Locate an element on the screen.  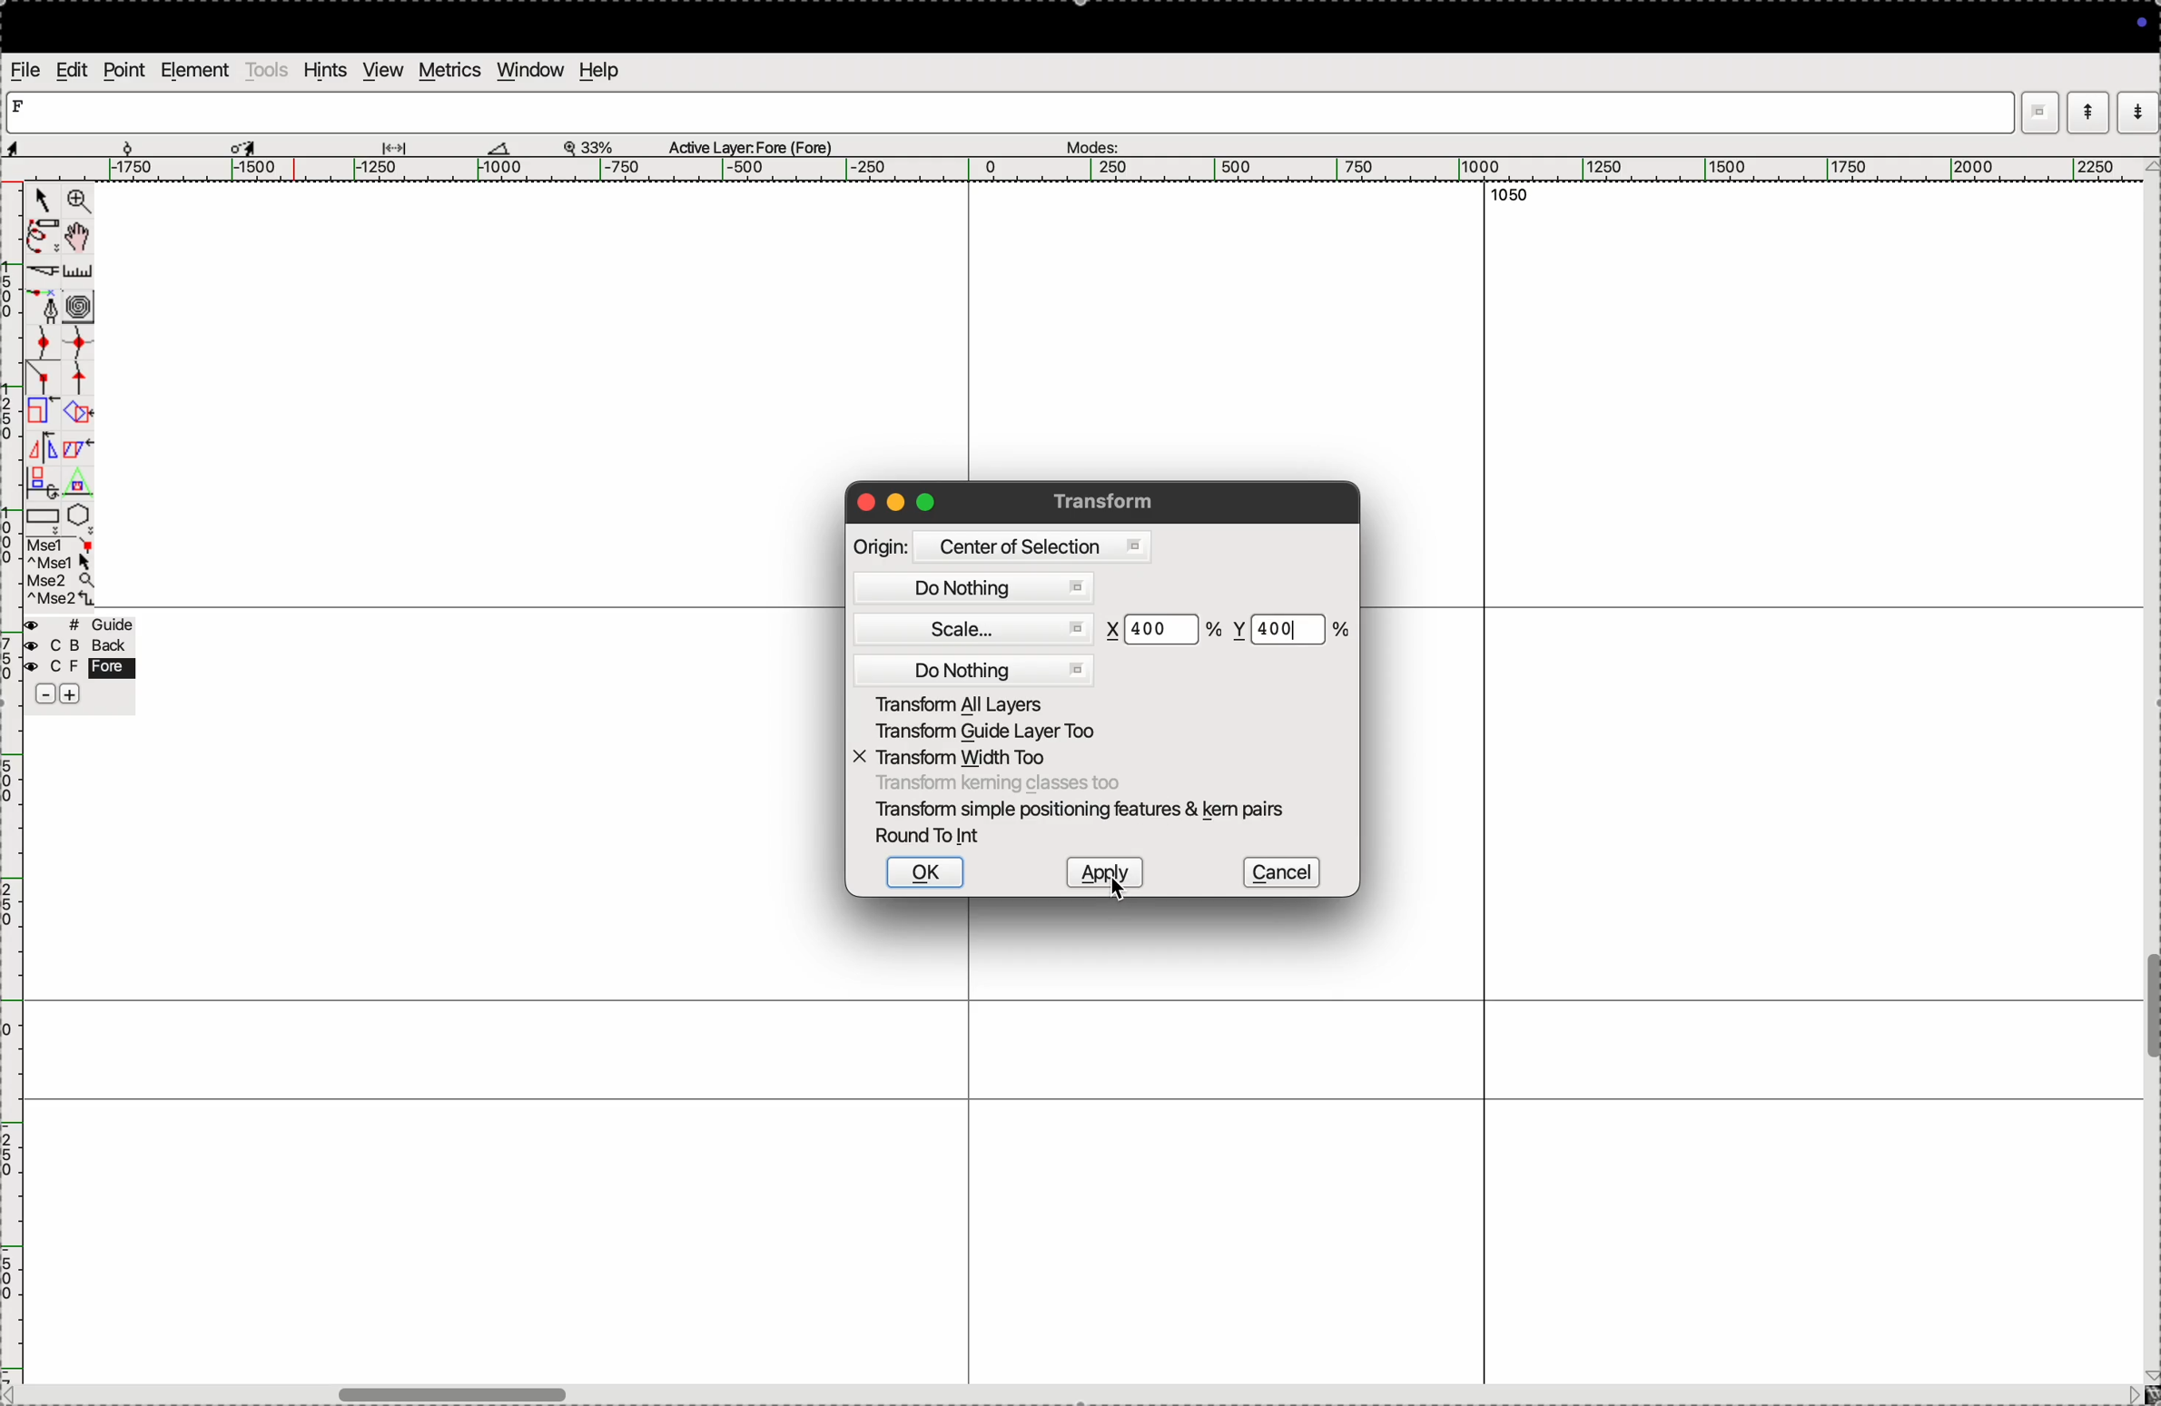
edit is located at coordinates (74, 70).